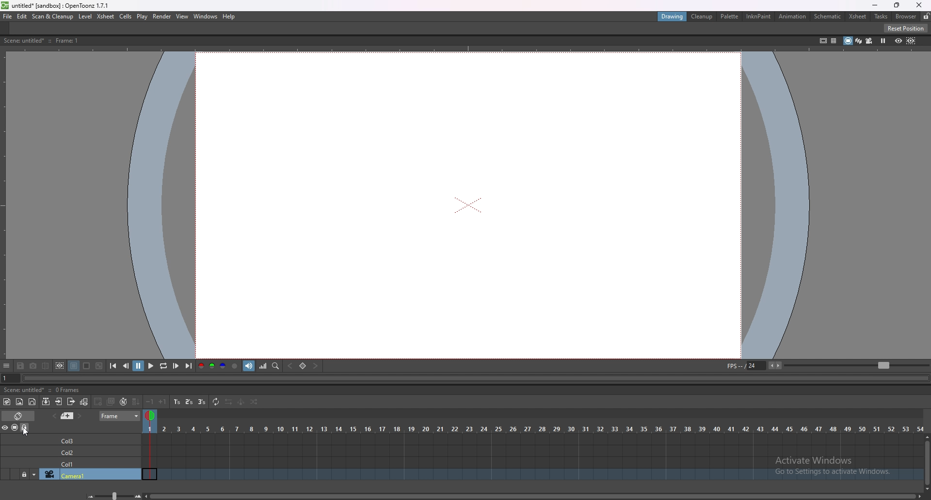 Image resolution: width=931 pixels, height=500 pixels. What do you see at coordinates (241, 403) in the screenshot?
I see `swing` at bounding box center [241, 403].